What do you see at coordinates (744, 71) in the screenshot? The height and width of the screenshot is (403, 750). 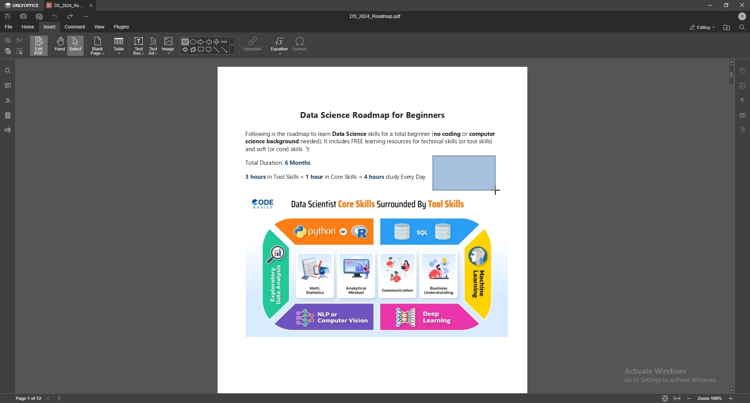 I see `shape` at bounding box center [744, 71].